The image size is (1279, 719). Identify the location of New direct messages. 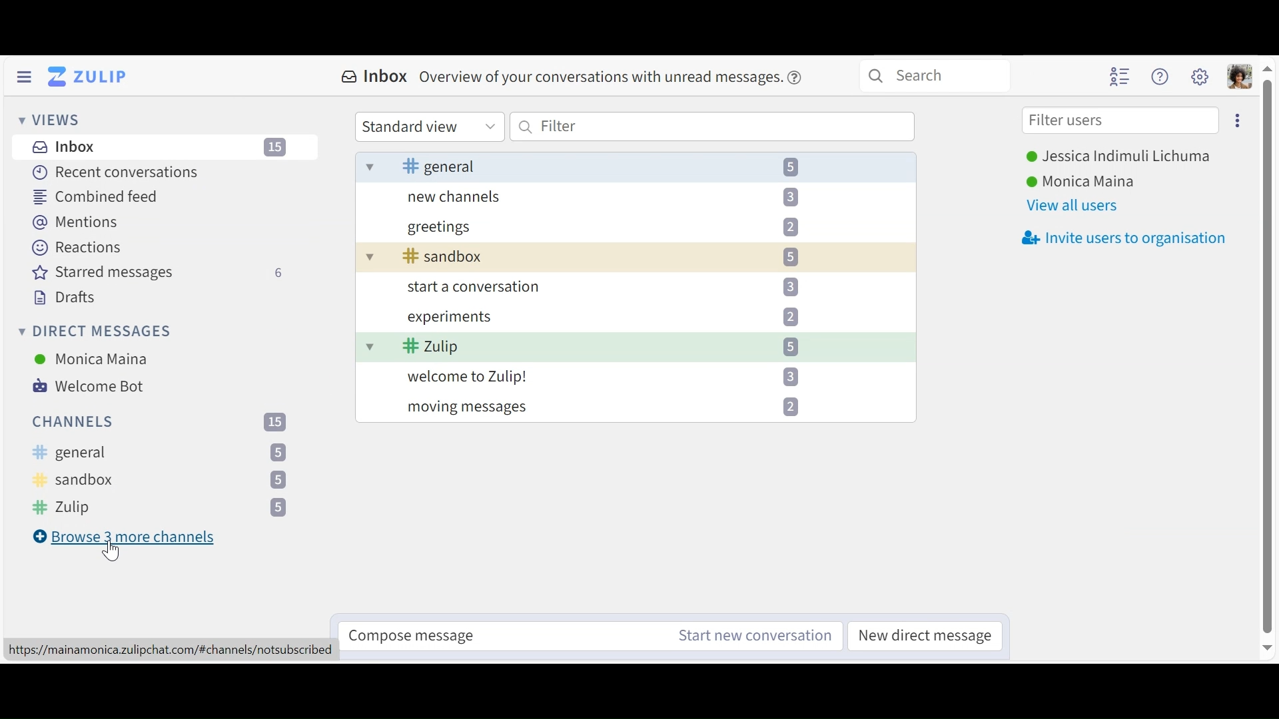
(927, 635).